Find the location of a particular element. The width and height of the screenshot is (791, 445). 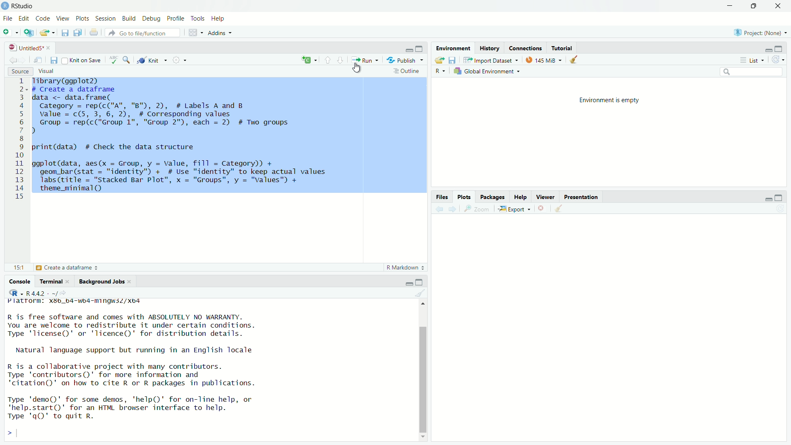

Maximize is located at coordinates (758, 7).